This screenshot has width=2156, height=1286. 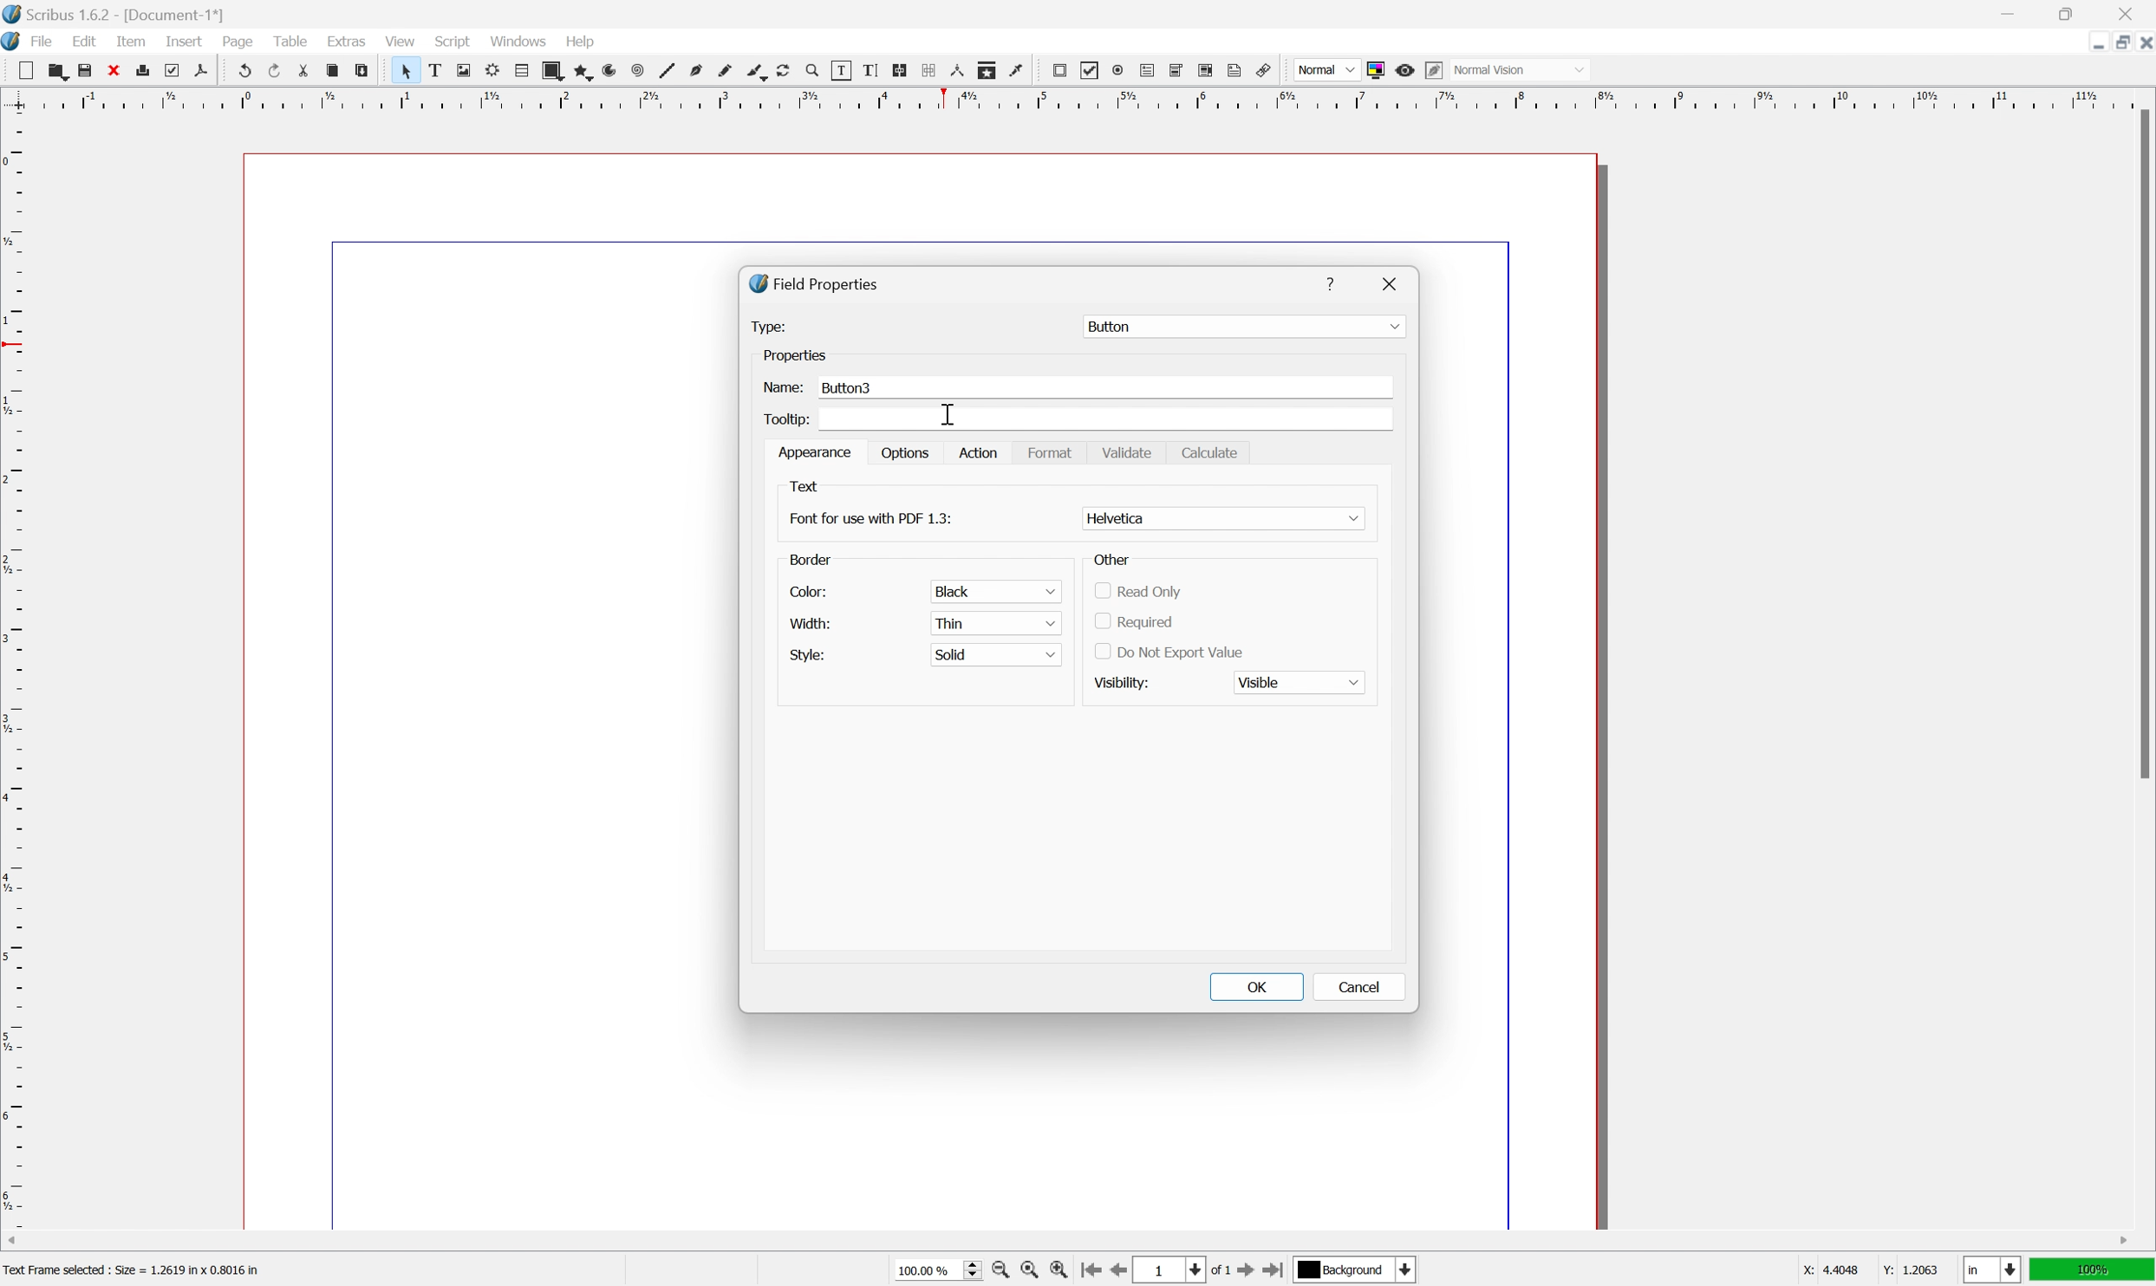 What do you see at coordinates (1031, 1272) in the screenshot?
I see `zoom to 100%` at bounding box center [1031, 1272].